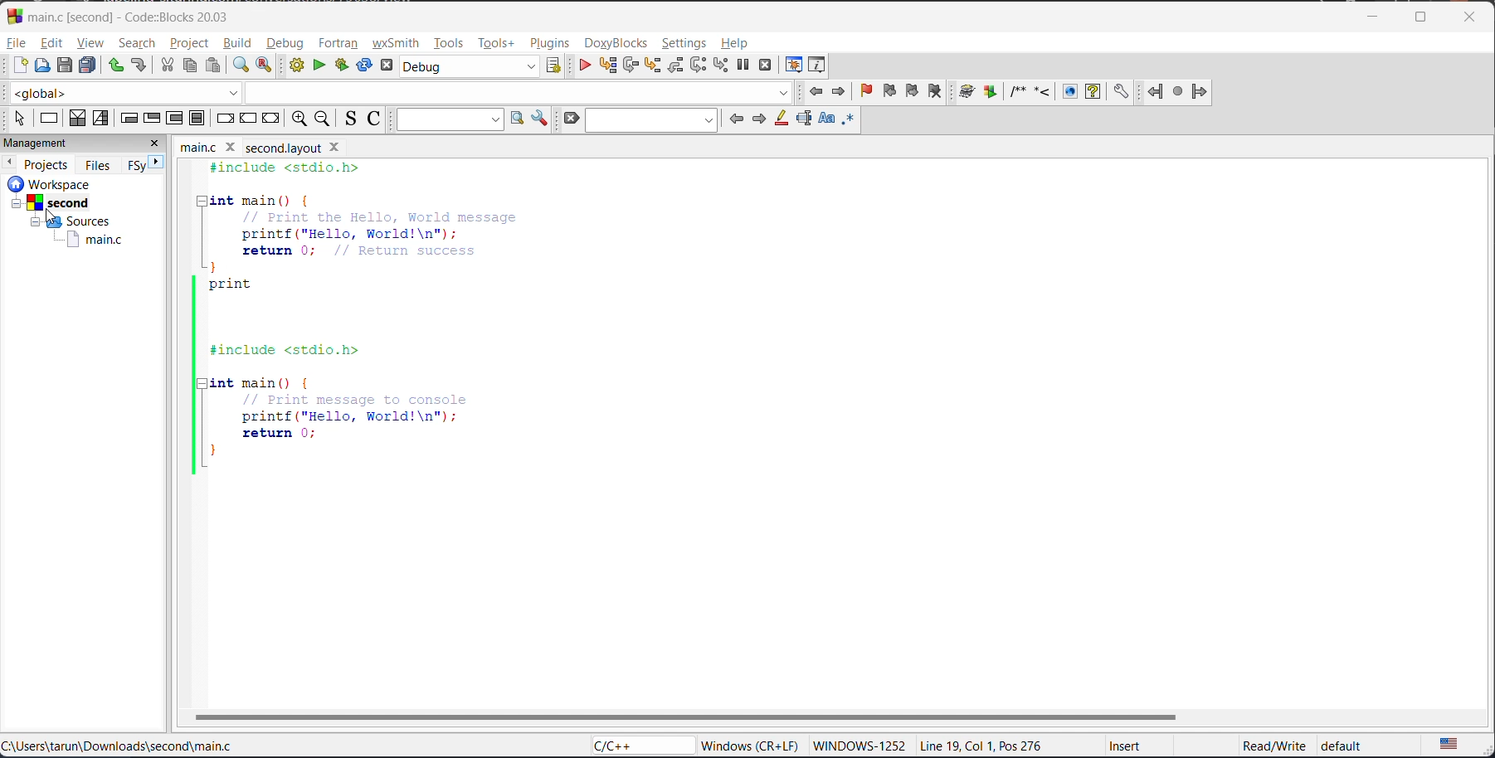  Describe the element at coordinates (909, 90) in the screenshot. I see `next bookmark` at that location.